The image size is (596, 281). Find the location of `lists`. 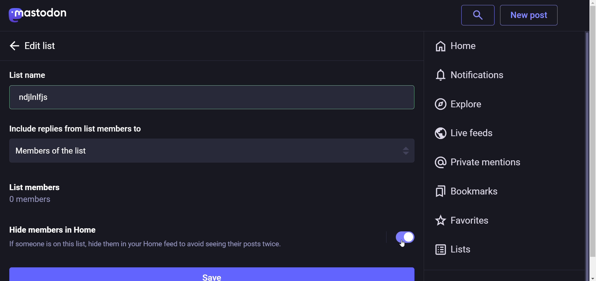

lists is located at coordinates (457, 250).